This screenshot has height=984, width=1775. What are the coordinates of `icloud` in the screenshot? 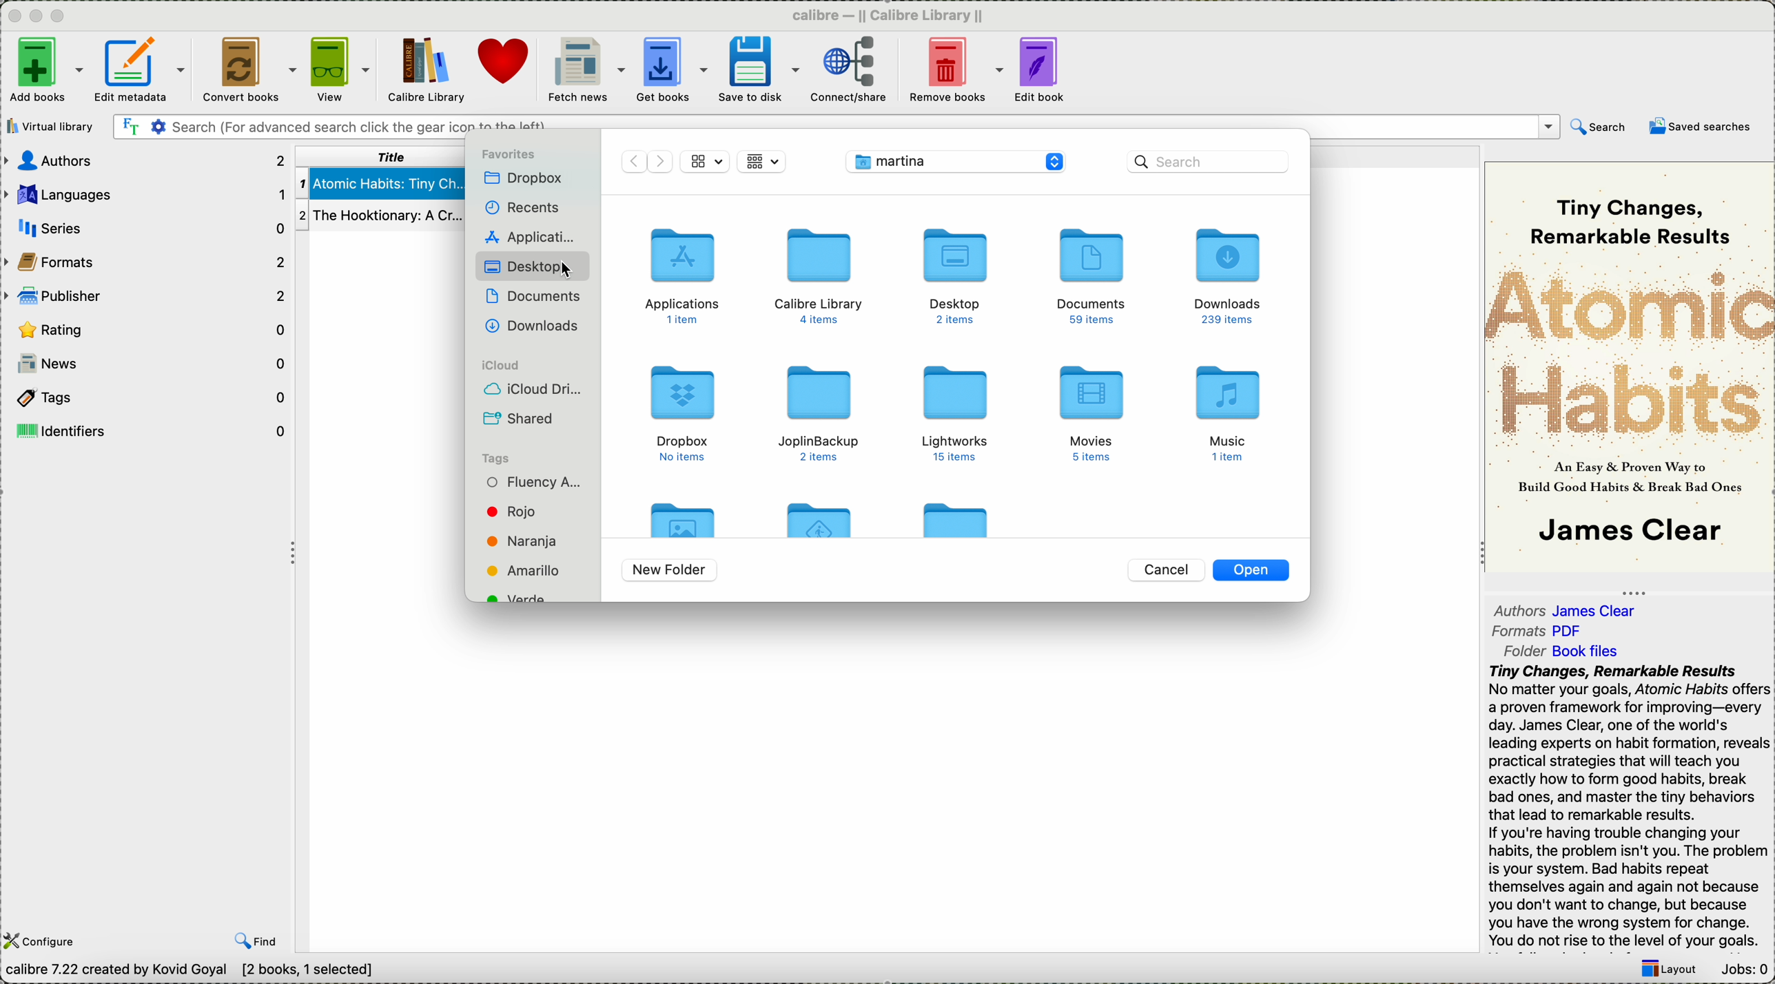 It's located at (499, 364).